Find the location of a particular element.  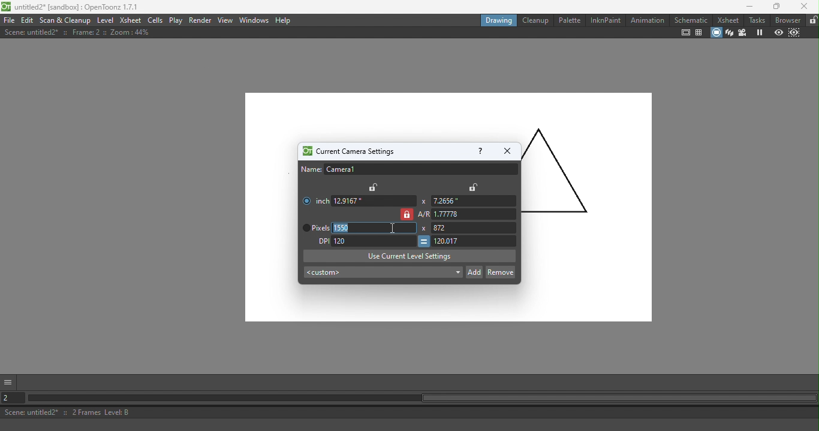

Browser is located at coordinates (788, 20).